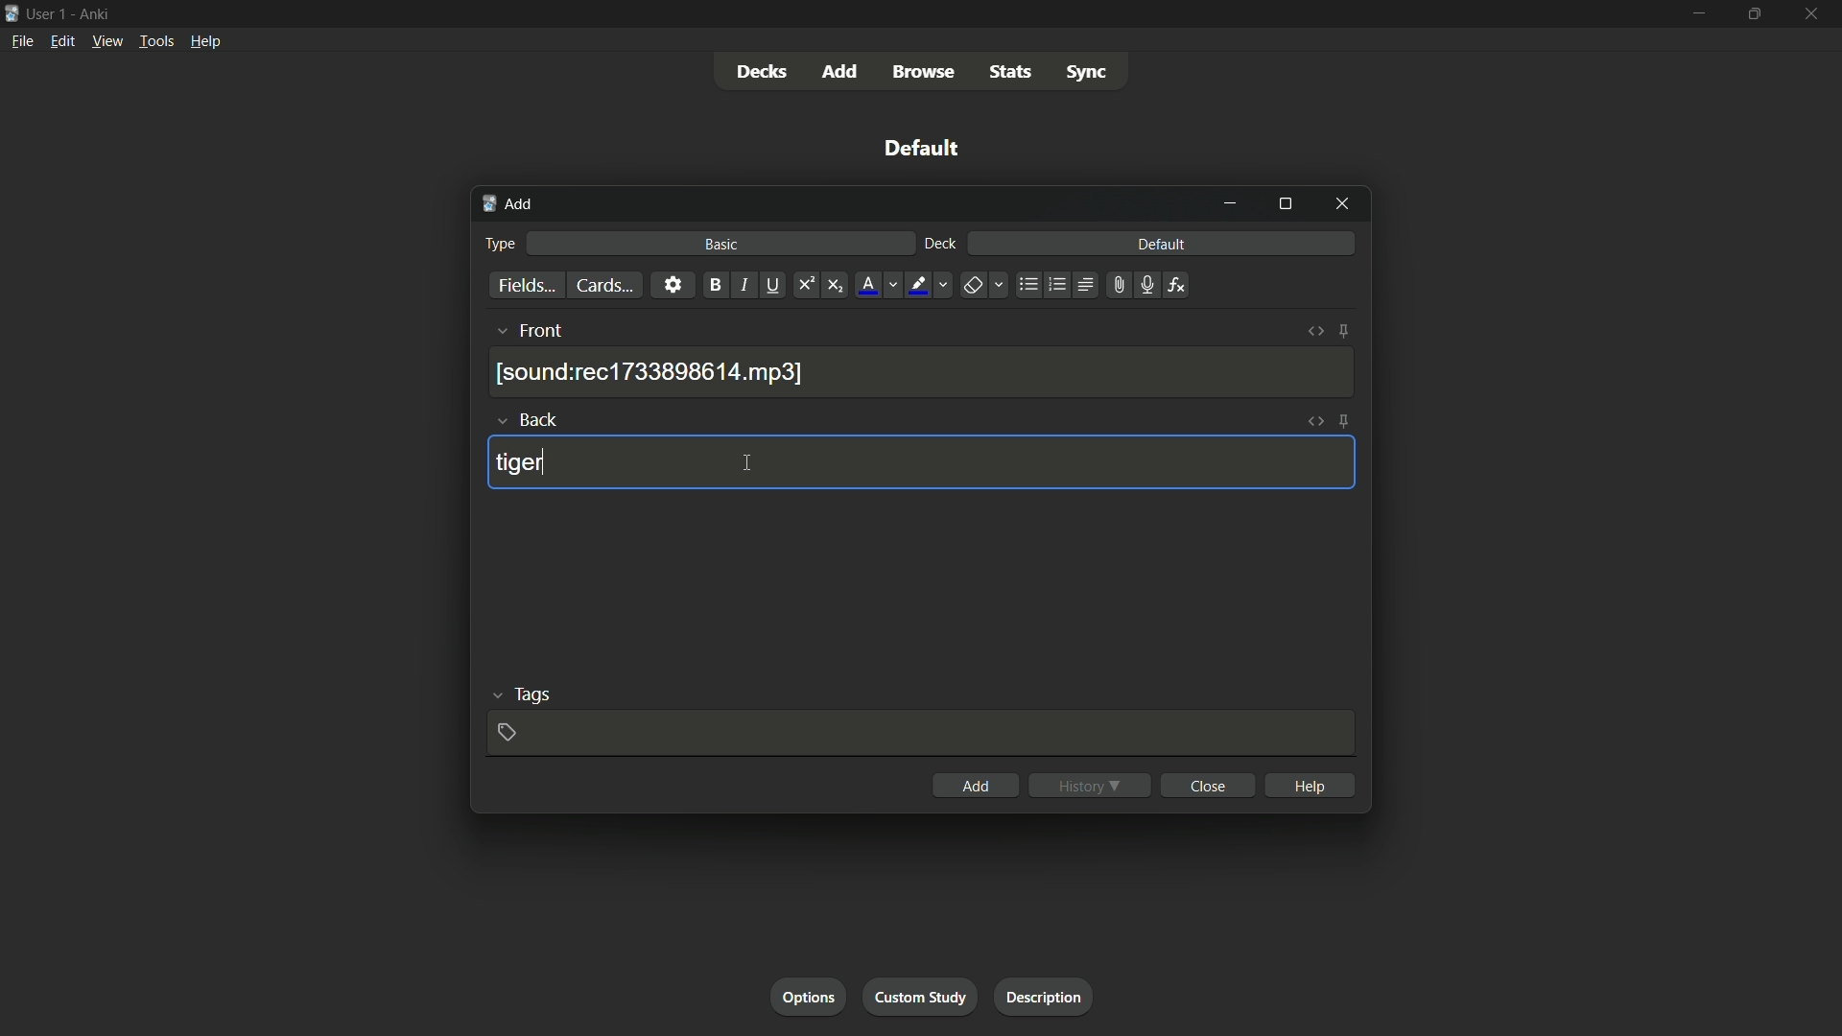 This screenshot has height=1036, width=1842. What do you see at coordinates (543, 331) in the screenshot?
I see `front` at bounding box center [543, 331].